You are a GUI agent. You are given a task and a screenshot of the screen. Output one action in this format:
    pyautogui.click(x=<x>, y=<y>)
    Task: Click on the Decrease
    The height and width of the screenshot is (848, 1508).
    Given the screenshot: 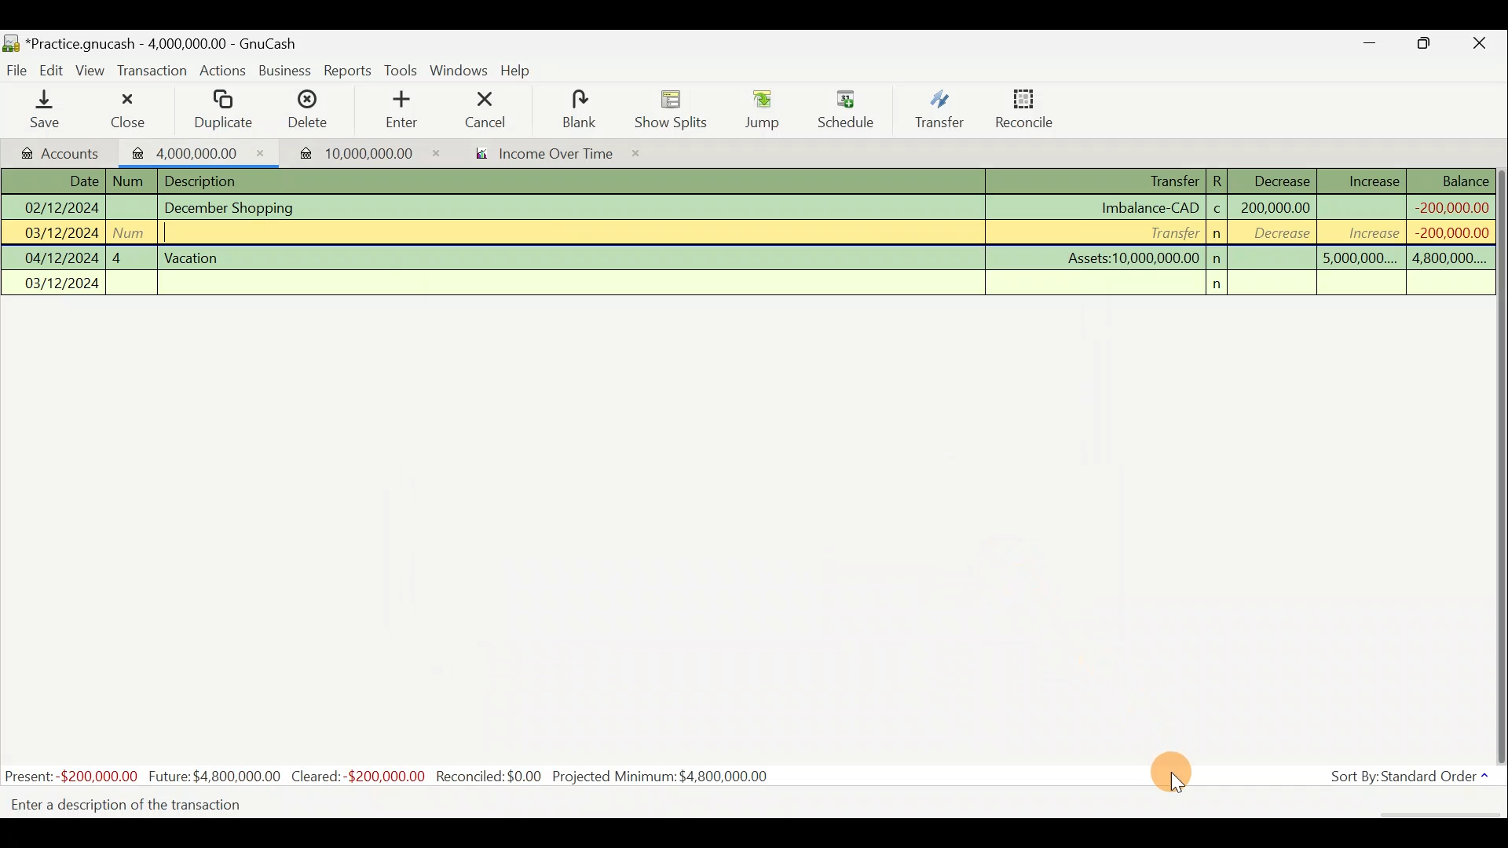 What is the action you would take?
    pyautogui.click(x=1281, y=180)
    